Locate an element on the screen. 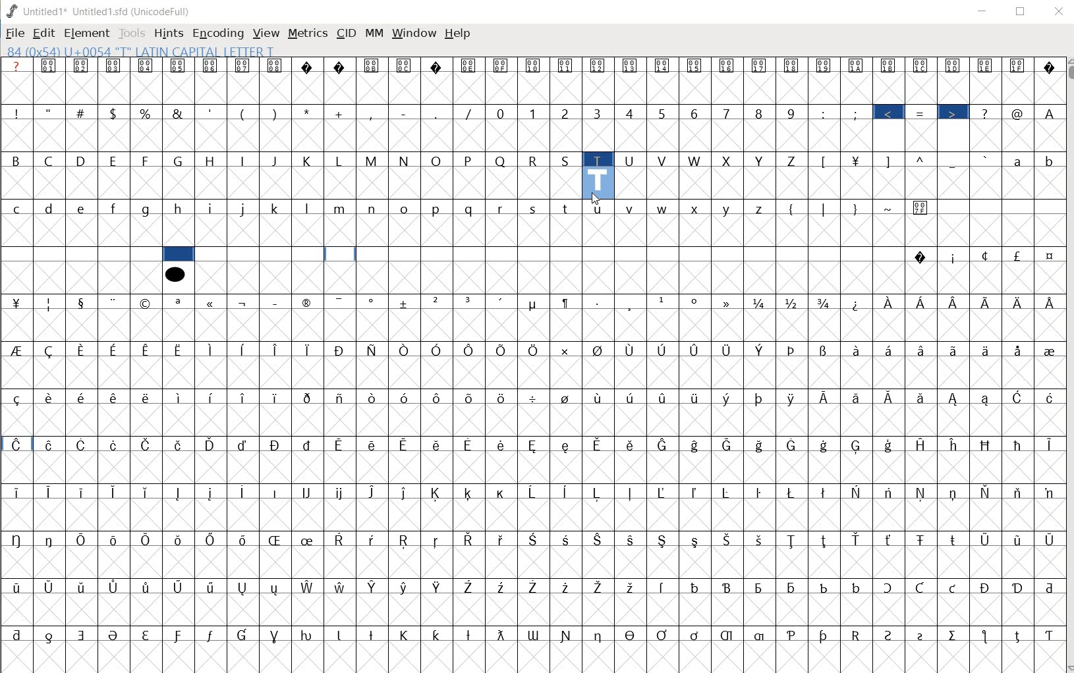 The width and height of the screenshot is (1074, 673). Symbol is located at coordinates (954, 538).